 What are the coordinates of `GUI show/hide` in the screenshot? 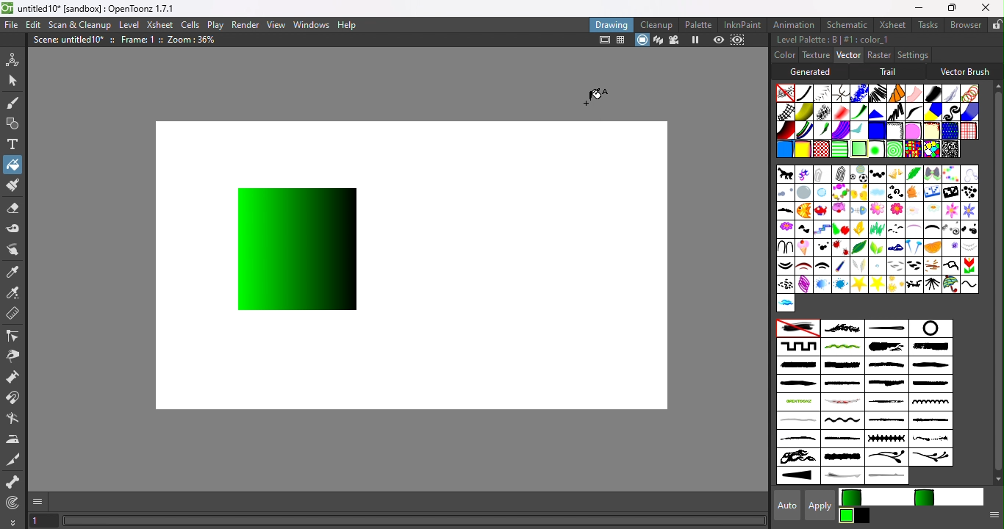 It's located at (39, 502).